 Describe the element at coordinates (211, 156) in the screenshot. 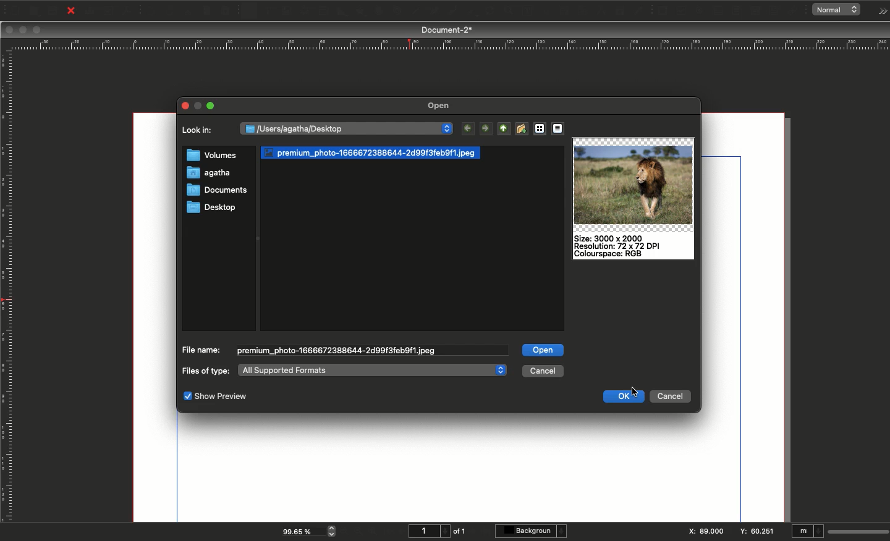

I see `Volumes` at that location.